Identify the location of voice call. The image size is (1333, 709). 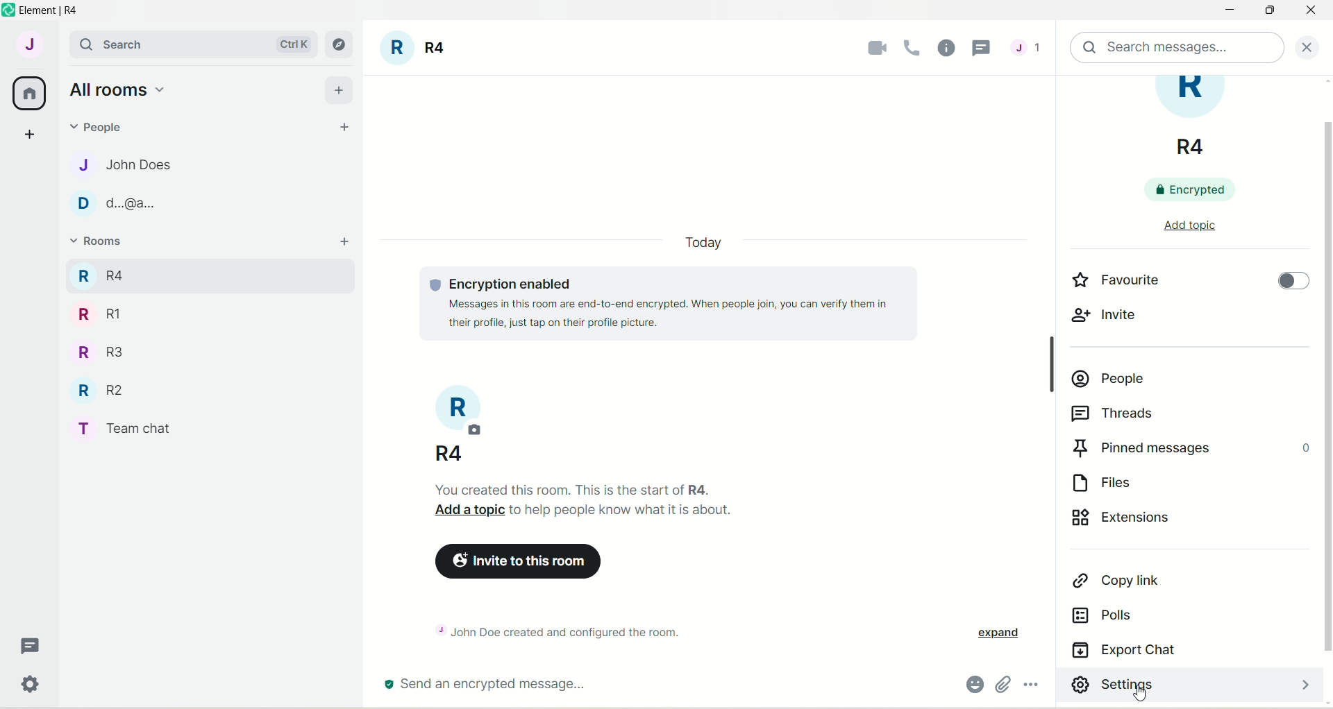
(915, 48).